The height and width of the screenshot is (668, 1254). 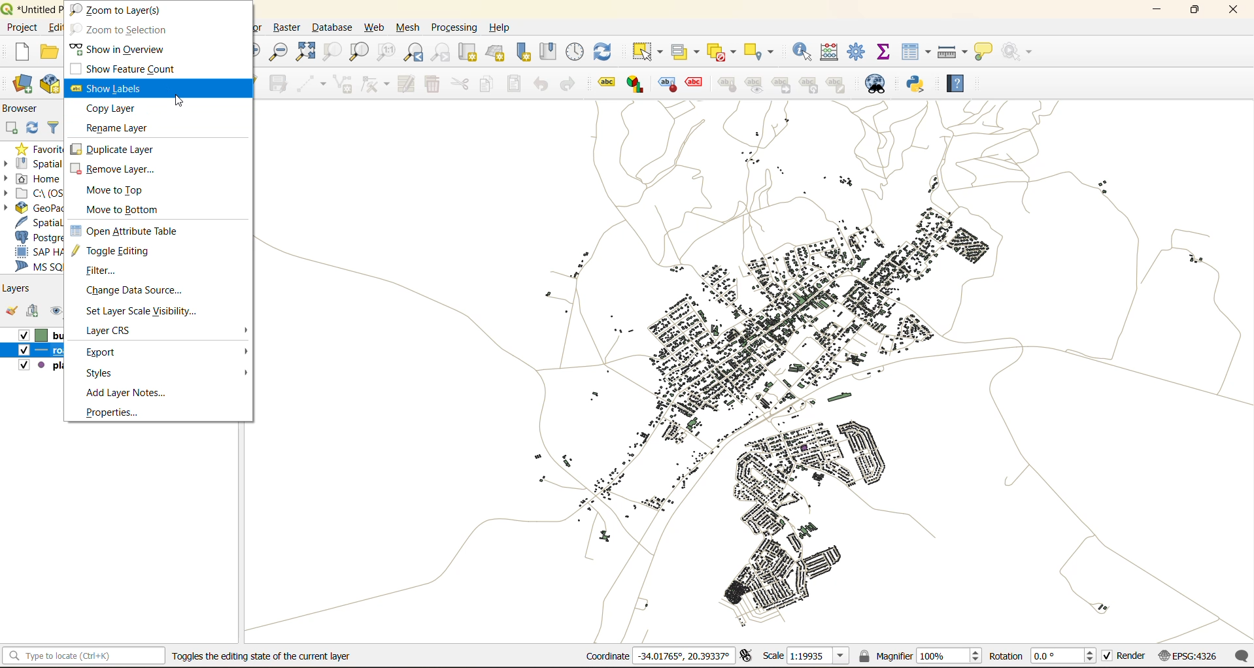 What do you see at coordinates (687, 51) in the screenshot?
I see `select value` at bounding box center [687, 51].